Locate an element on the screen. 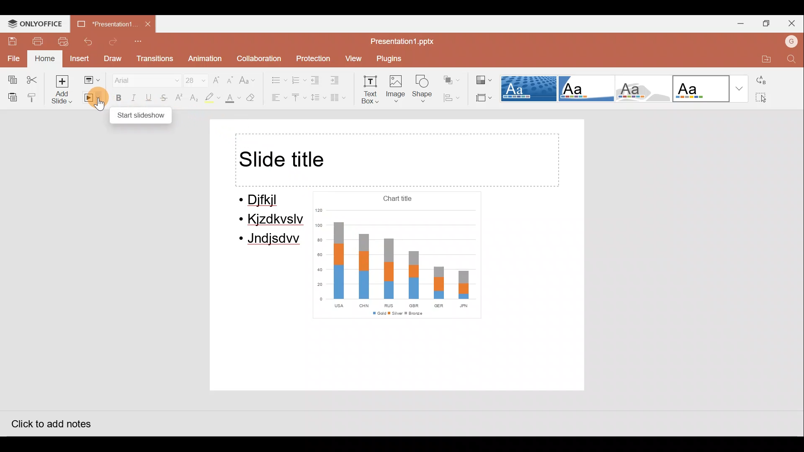 The height and width of the screenshot is (452, 804). Decrease indent is located at coordinates (315, 80).